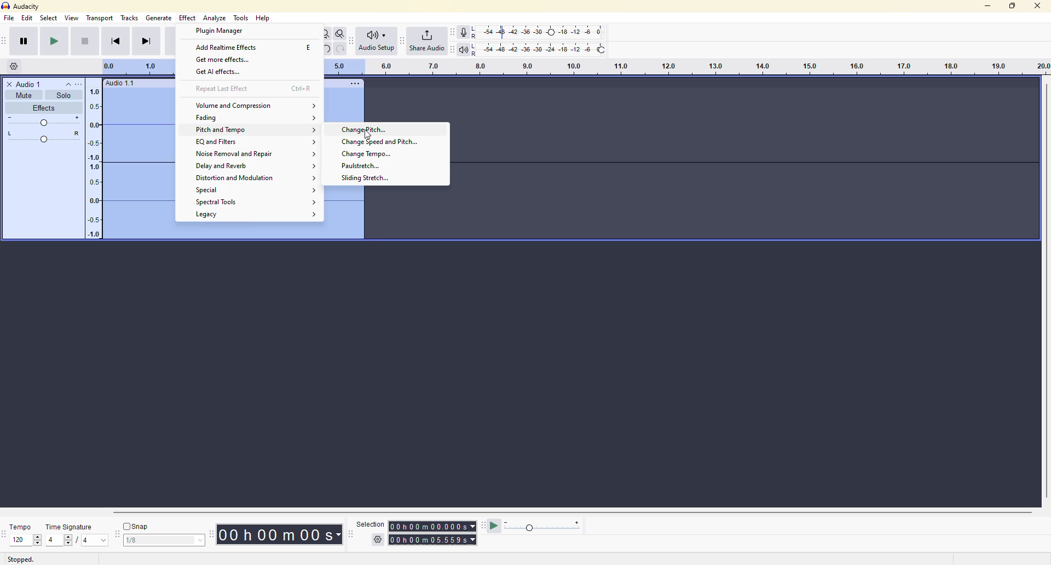 The width and height of the screenshot is (1051, 565). I want to click on record meter, so click(465, 32).